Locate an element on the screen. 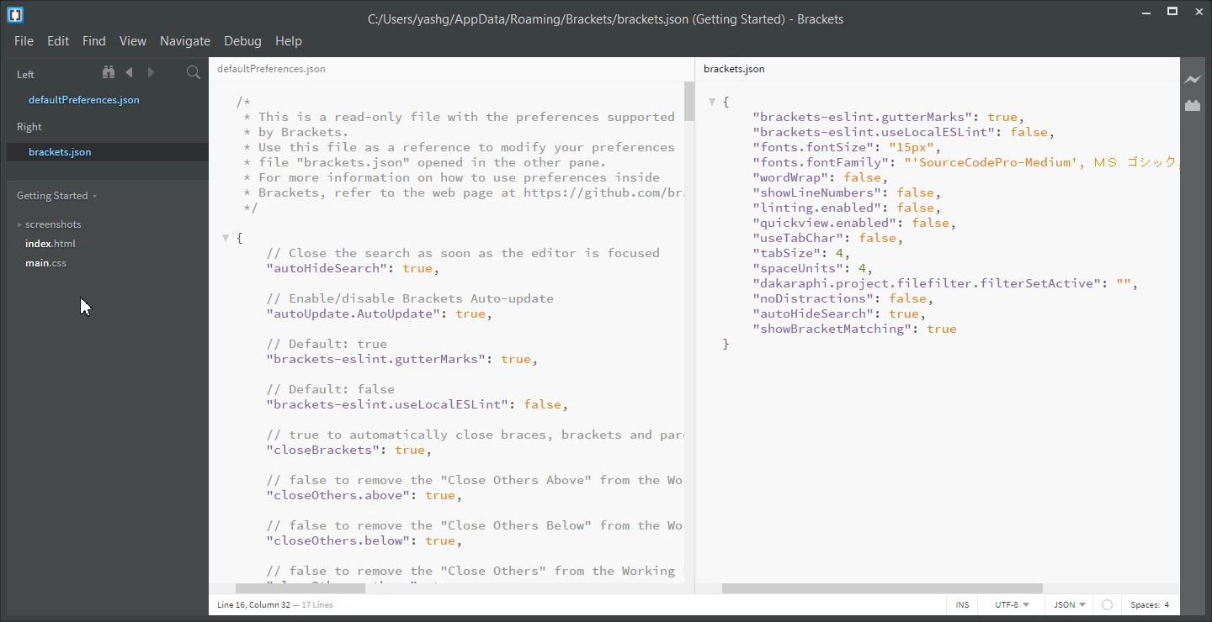 This screenshot has width=1212, height=622. Help is located at coordinates (290, 41).